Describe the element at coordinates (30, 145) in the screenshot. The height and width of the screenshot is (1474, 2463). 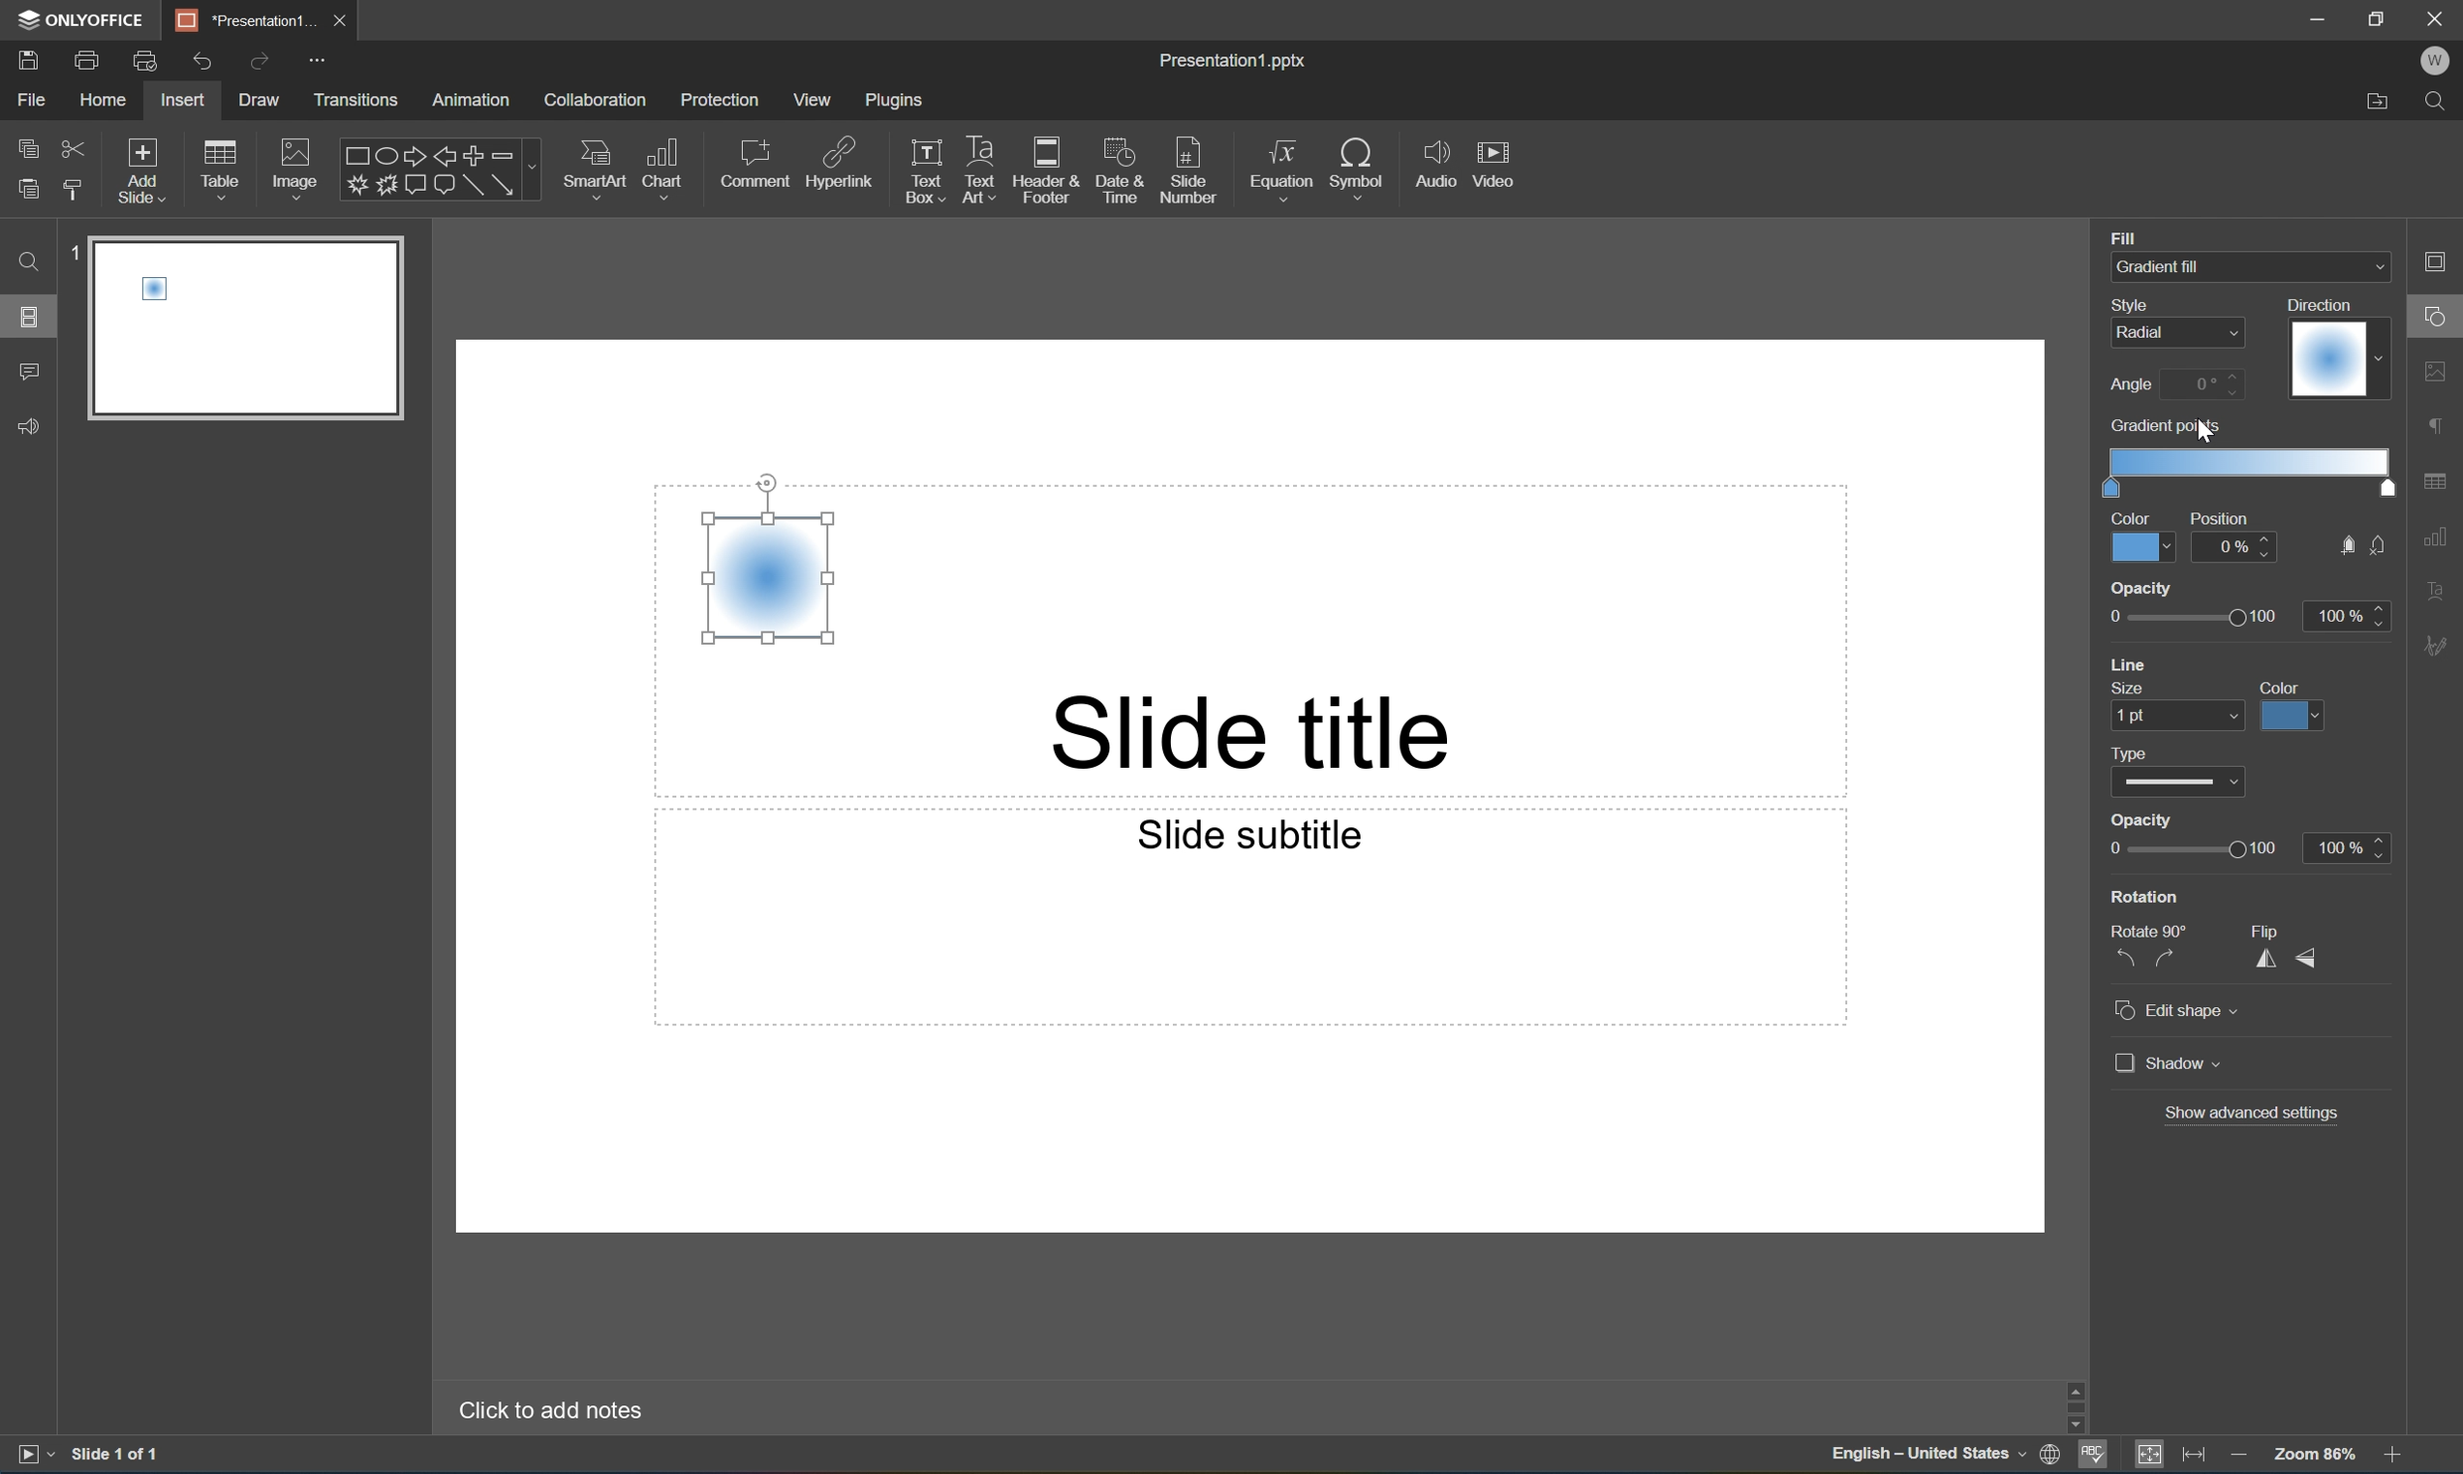
I see `Copy` at that location.